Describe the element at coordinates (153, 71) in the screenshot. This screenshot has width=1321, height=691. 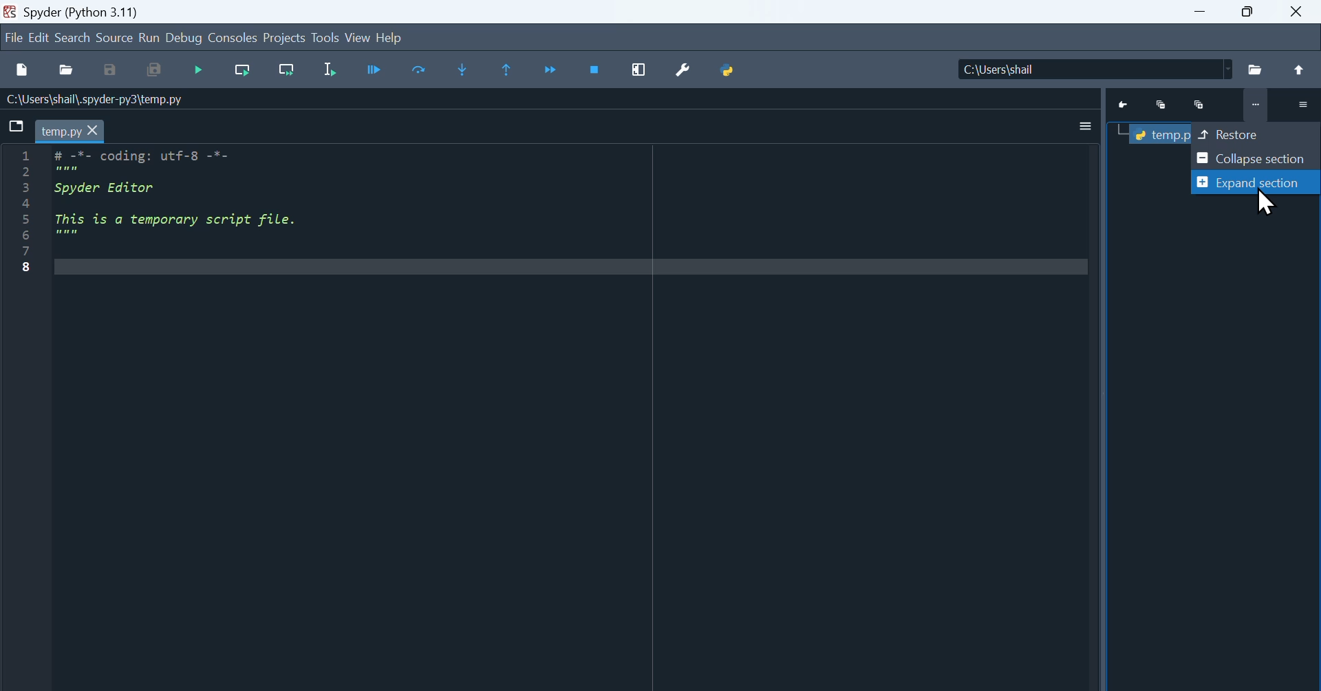
I see `Save all` at that location.